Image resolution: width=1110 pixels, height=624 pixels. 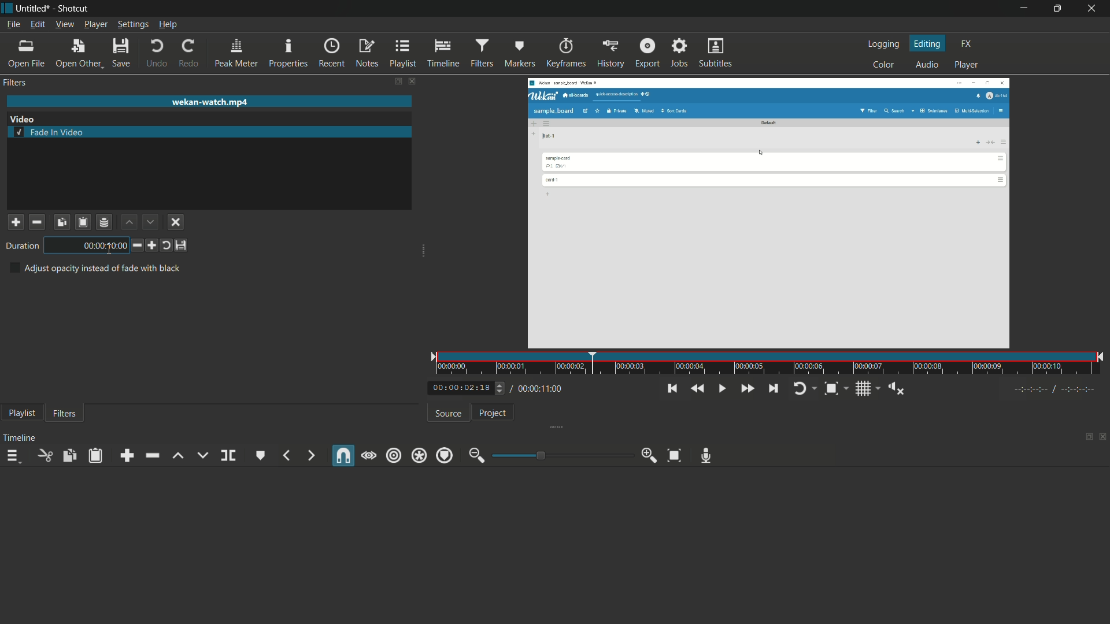 I want to click on next marker, so click(x=308, y=455).